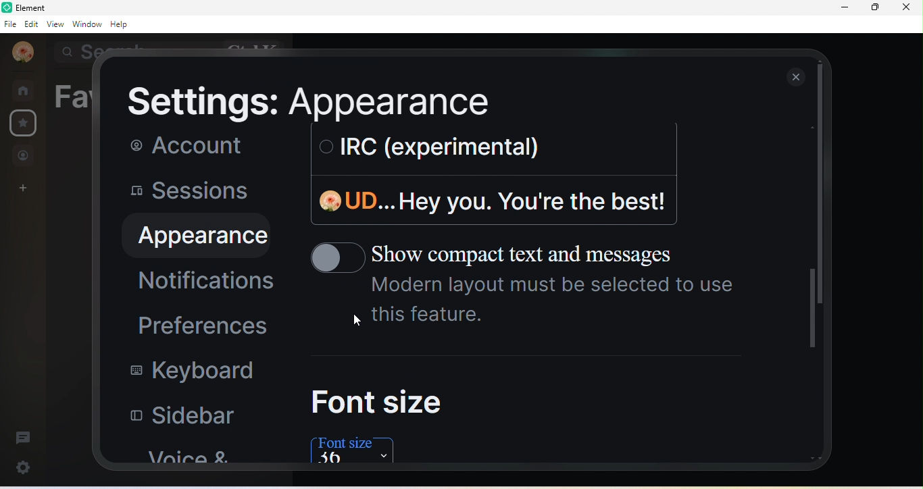  What do you see at coordinates (26, 466) in the screenshot?
I see `quick settings` at bounding box center [26, 466].